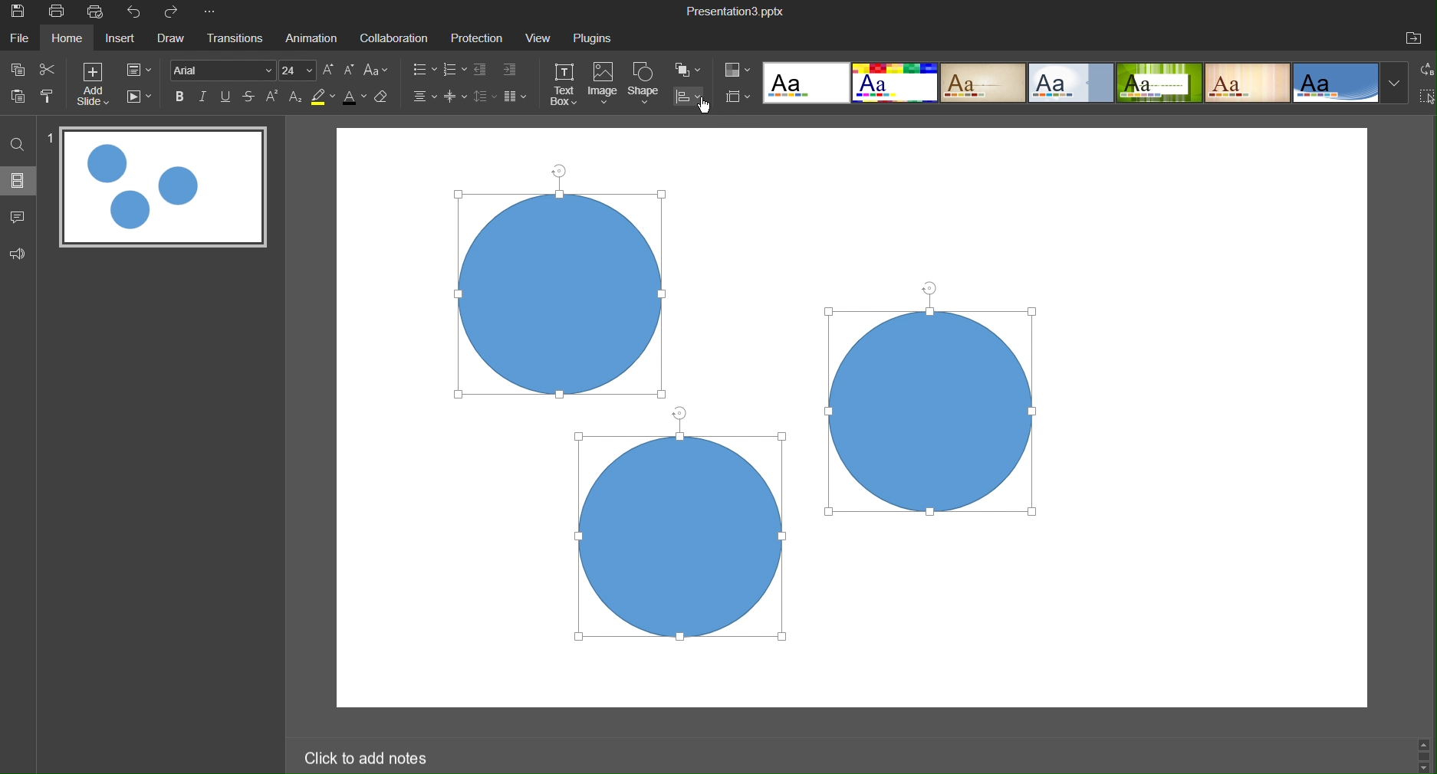  I want to click on Click to add notes, so click(369, 757).